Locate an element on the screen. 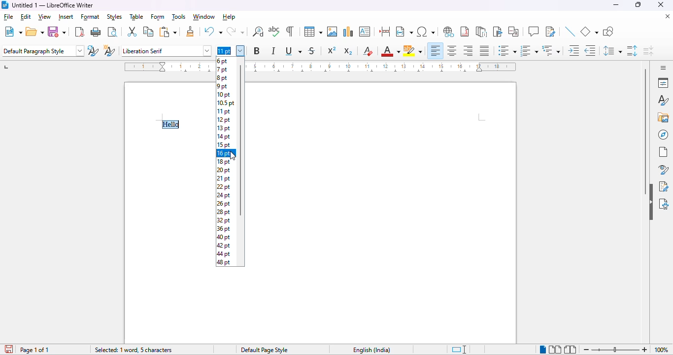 The height and width of the screenshot is (355, 673). print is located at coordinates (97, 32).